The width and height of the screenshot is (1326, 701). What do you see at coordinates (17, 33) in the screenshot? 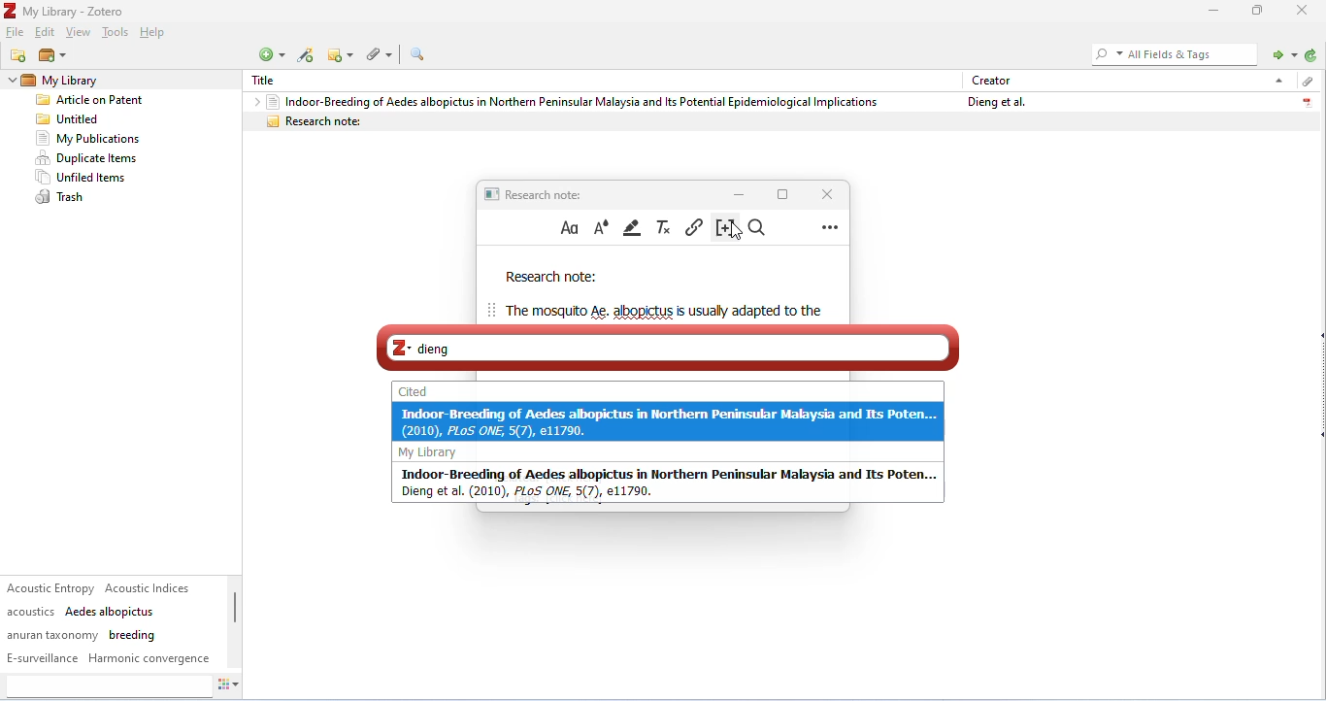
I see `file` at bounding box center [17, 33].